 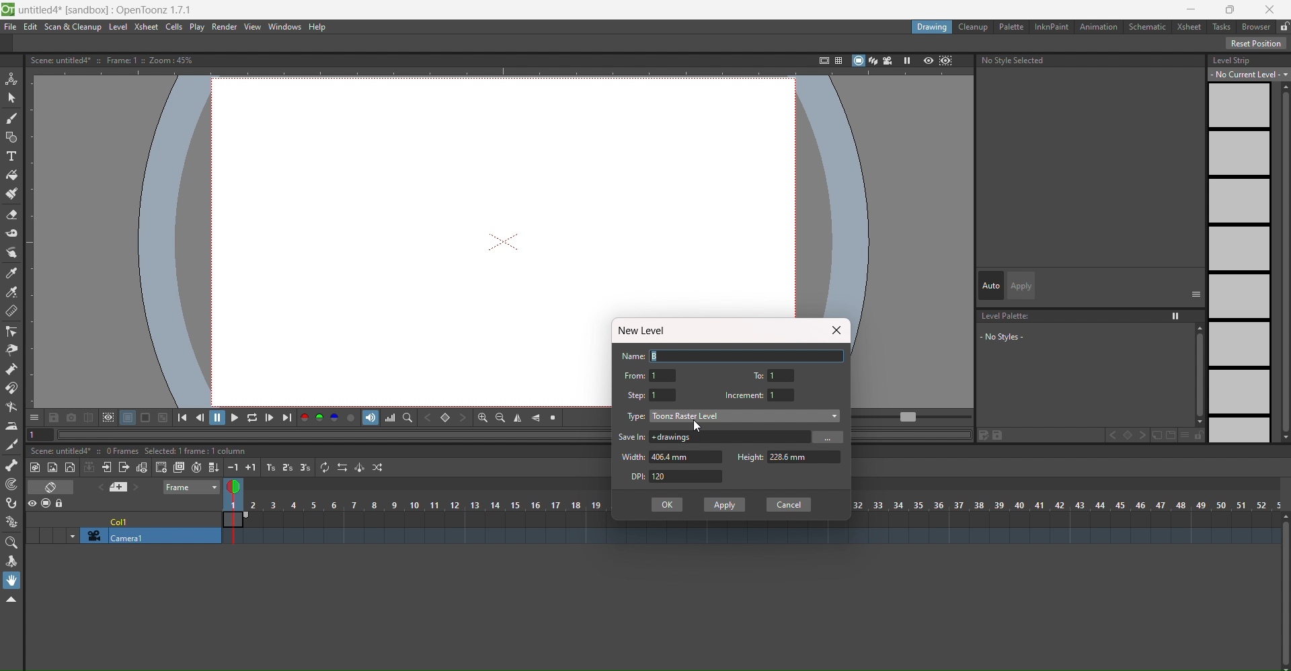 What do you see at coordinates (864, 61) in the screenshot?
I see `stand view` at bounding box center [864, 61].